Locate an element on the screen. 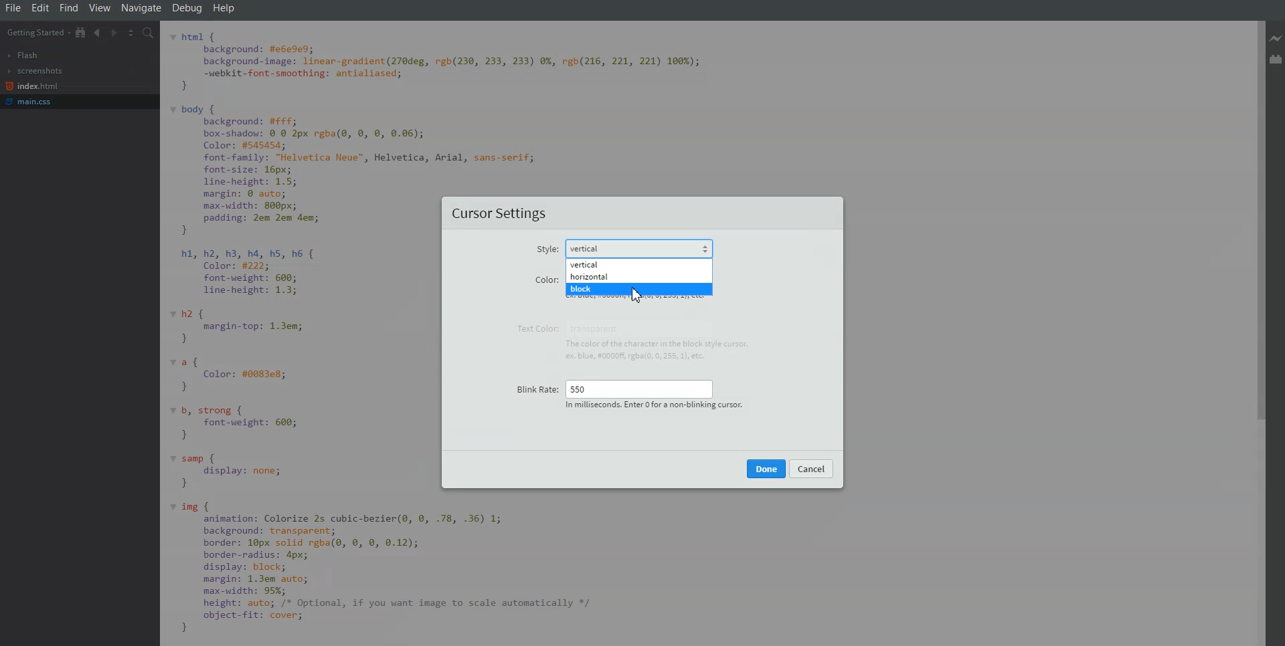 The width and height of the screenshot is (1285, 646). Extension Manager is located at coordinates (1277, 59).